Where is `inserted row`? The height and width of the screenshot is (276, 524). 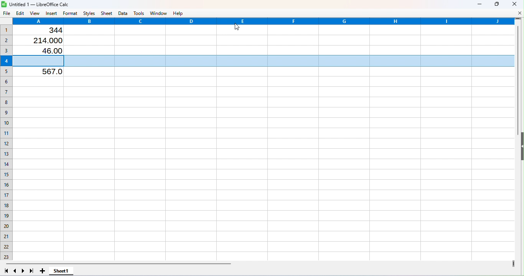
inserted row is located at coordinates (262, 61).